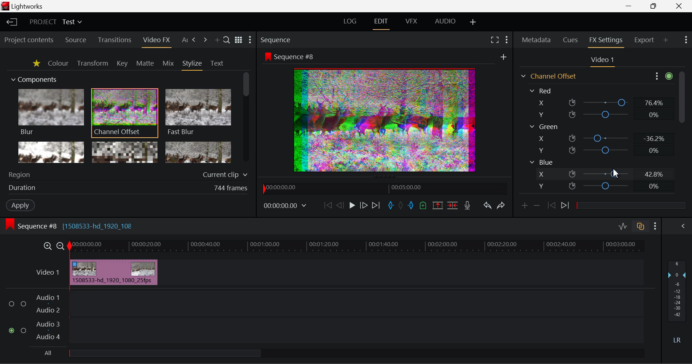 The image size is (692, 364). What do you see at coordinates (601, 173) in the screenshot?
I see `Blue X` at bounding box center [601, 173].